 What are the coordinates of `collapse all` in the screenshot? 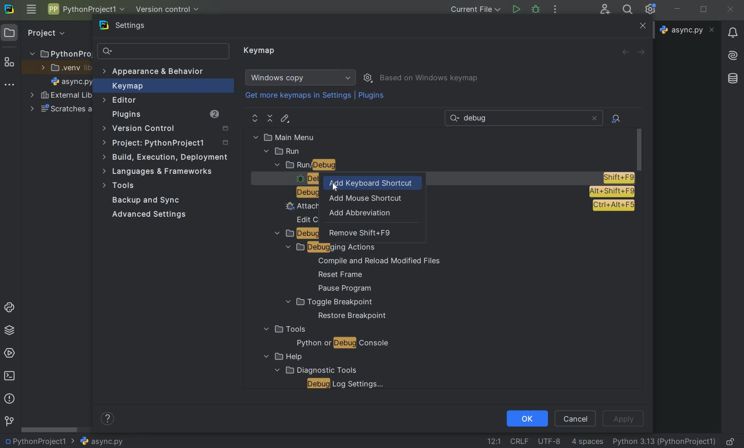 It's located at (270, 119).